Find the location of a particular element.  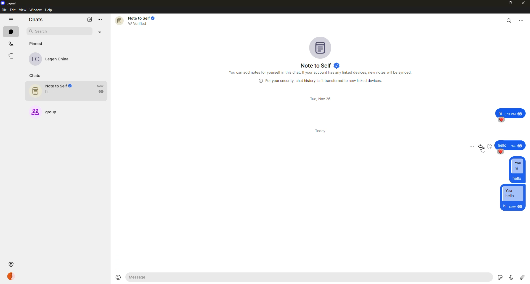

search is located at coordinates (509, 20).